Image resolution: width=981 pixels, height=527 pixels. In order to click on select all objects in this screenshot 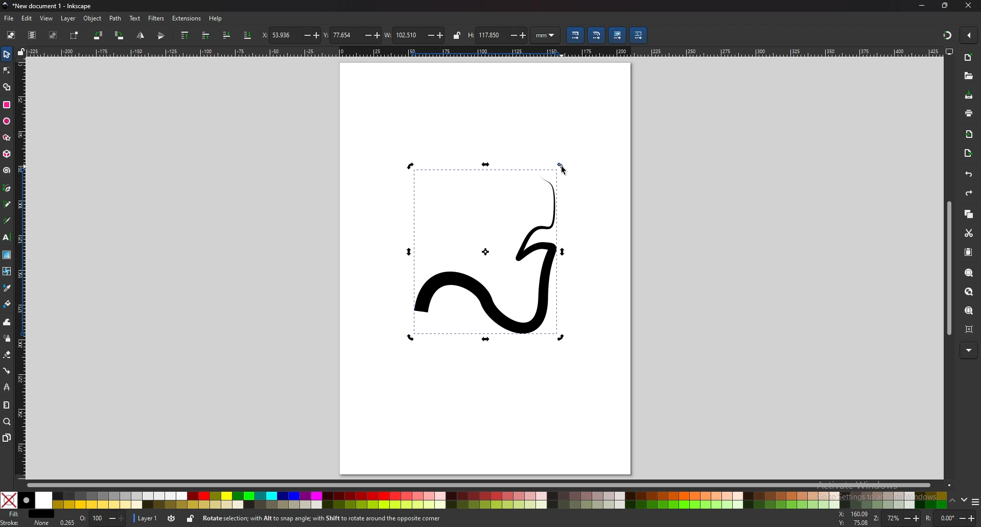, I will do `click(11, 34)`.